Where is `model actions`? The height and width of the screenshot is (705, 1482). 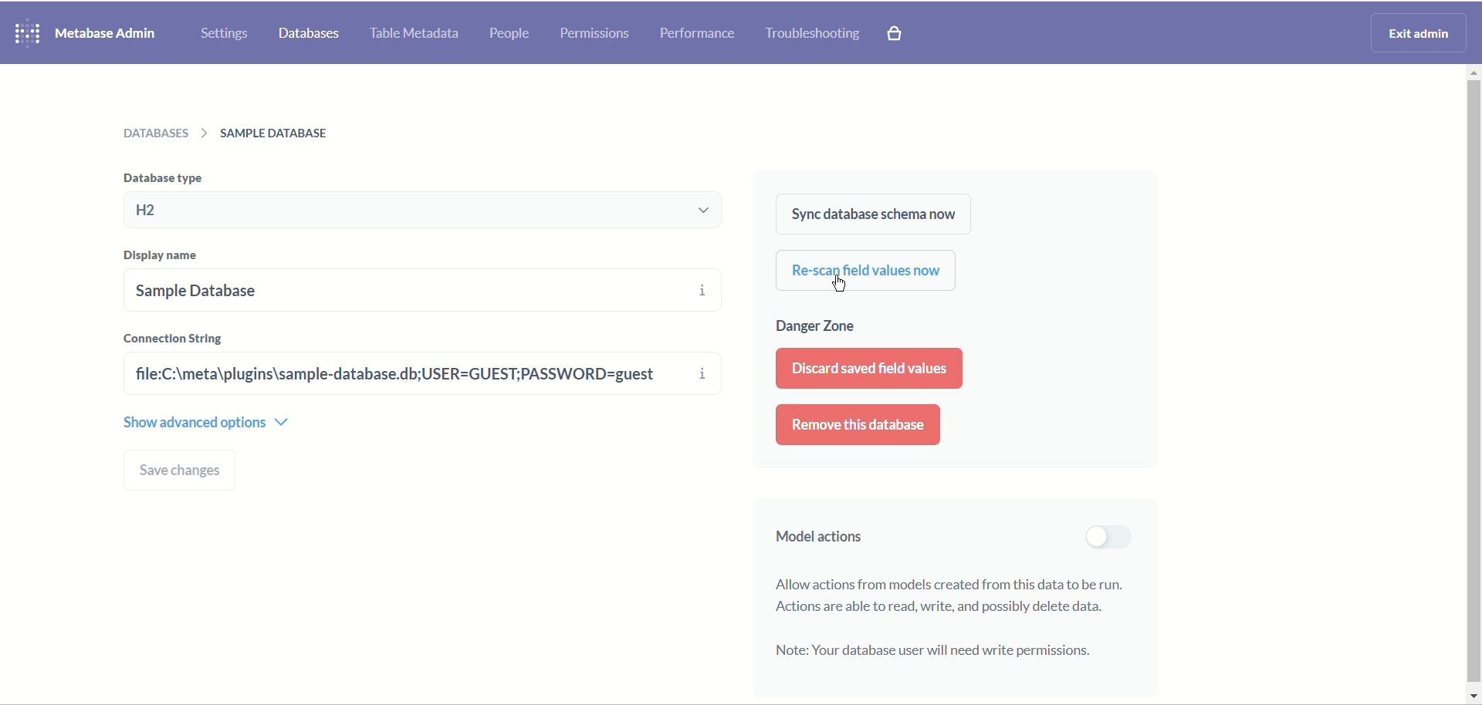
model actions is located at coordinates (814, 540).